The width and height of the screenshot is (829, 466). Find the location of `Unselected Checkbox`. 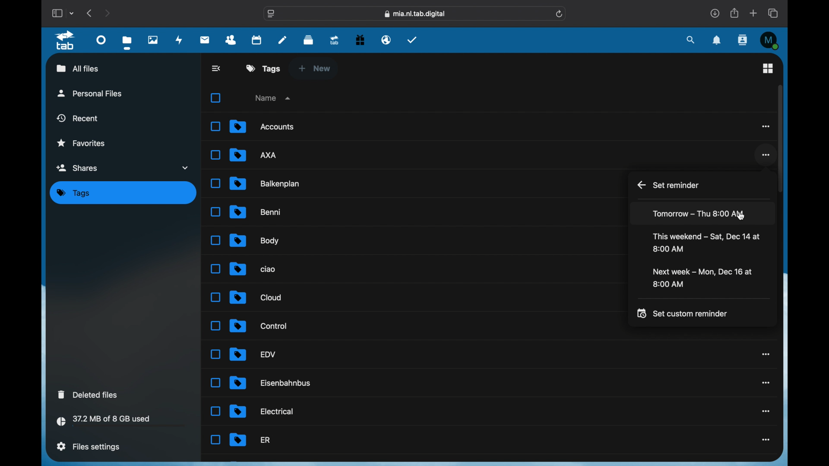

Unselected Checkbox is located at coordinates (217, 212).